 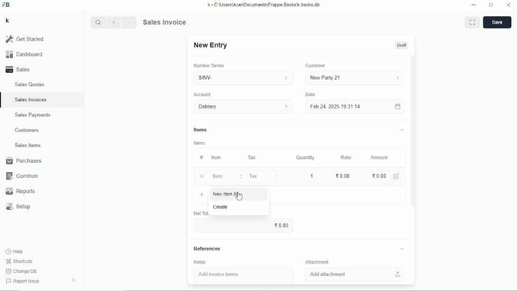 What do you see at coordinates (202, 176) in the screenshot?
I see `Cancel` at bounding box center [202, 176].